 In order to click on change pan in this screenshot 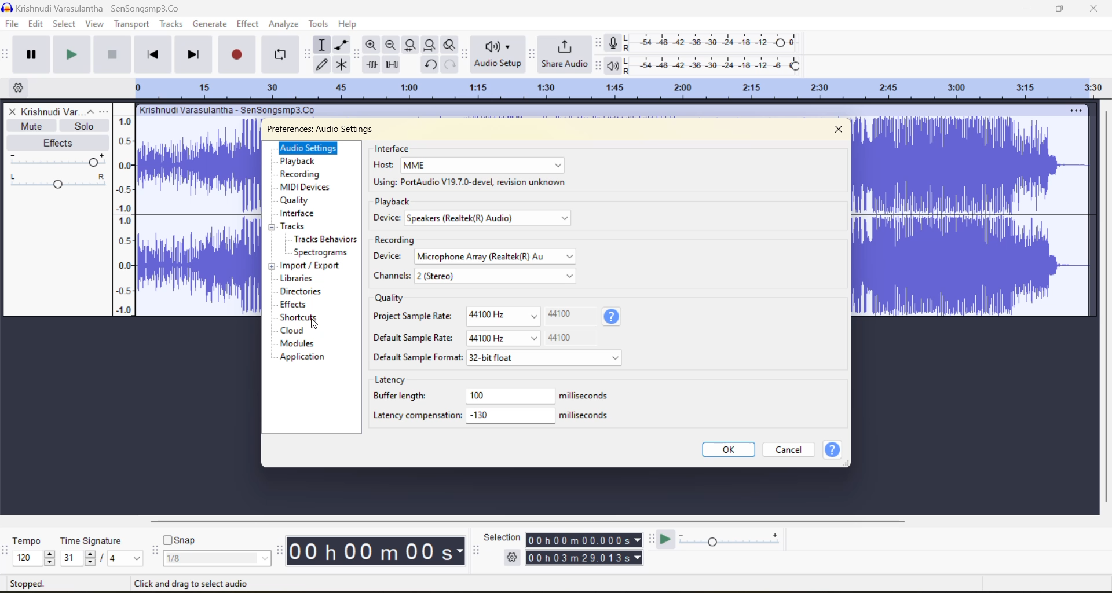, I will do `click(60, 187)`.